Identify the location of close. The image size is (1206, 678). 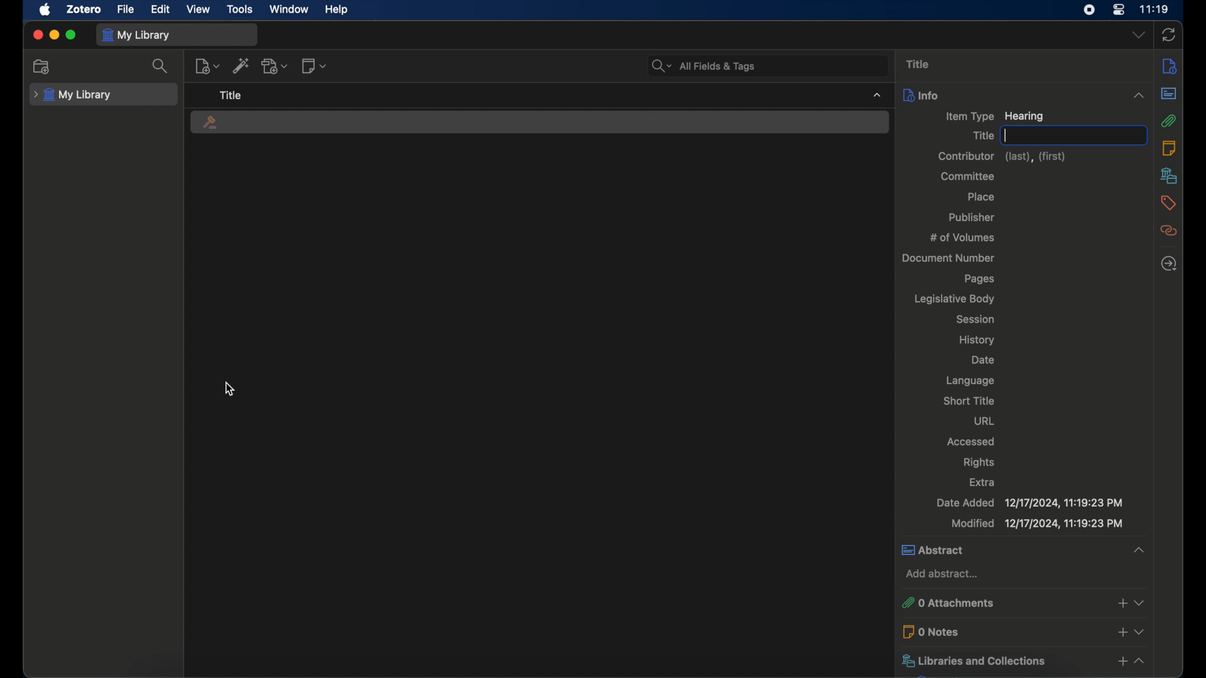
(38, 35).